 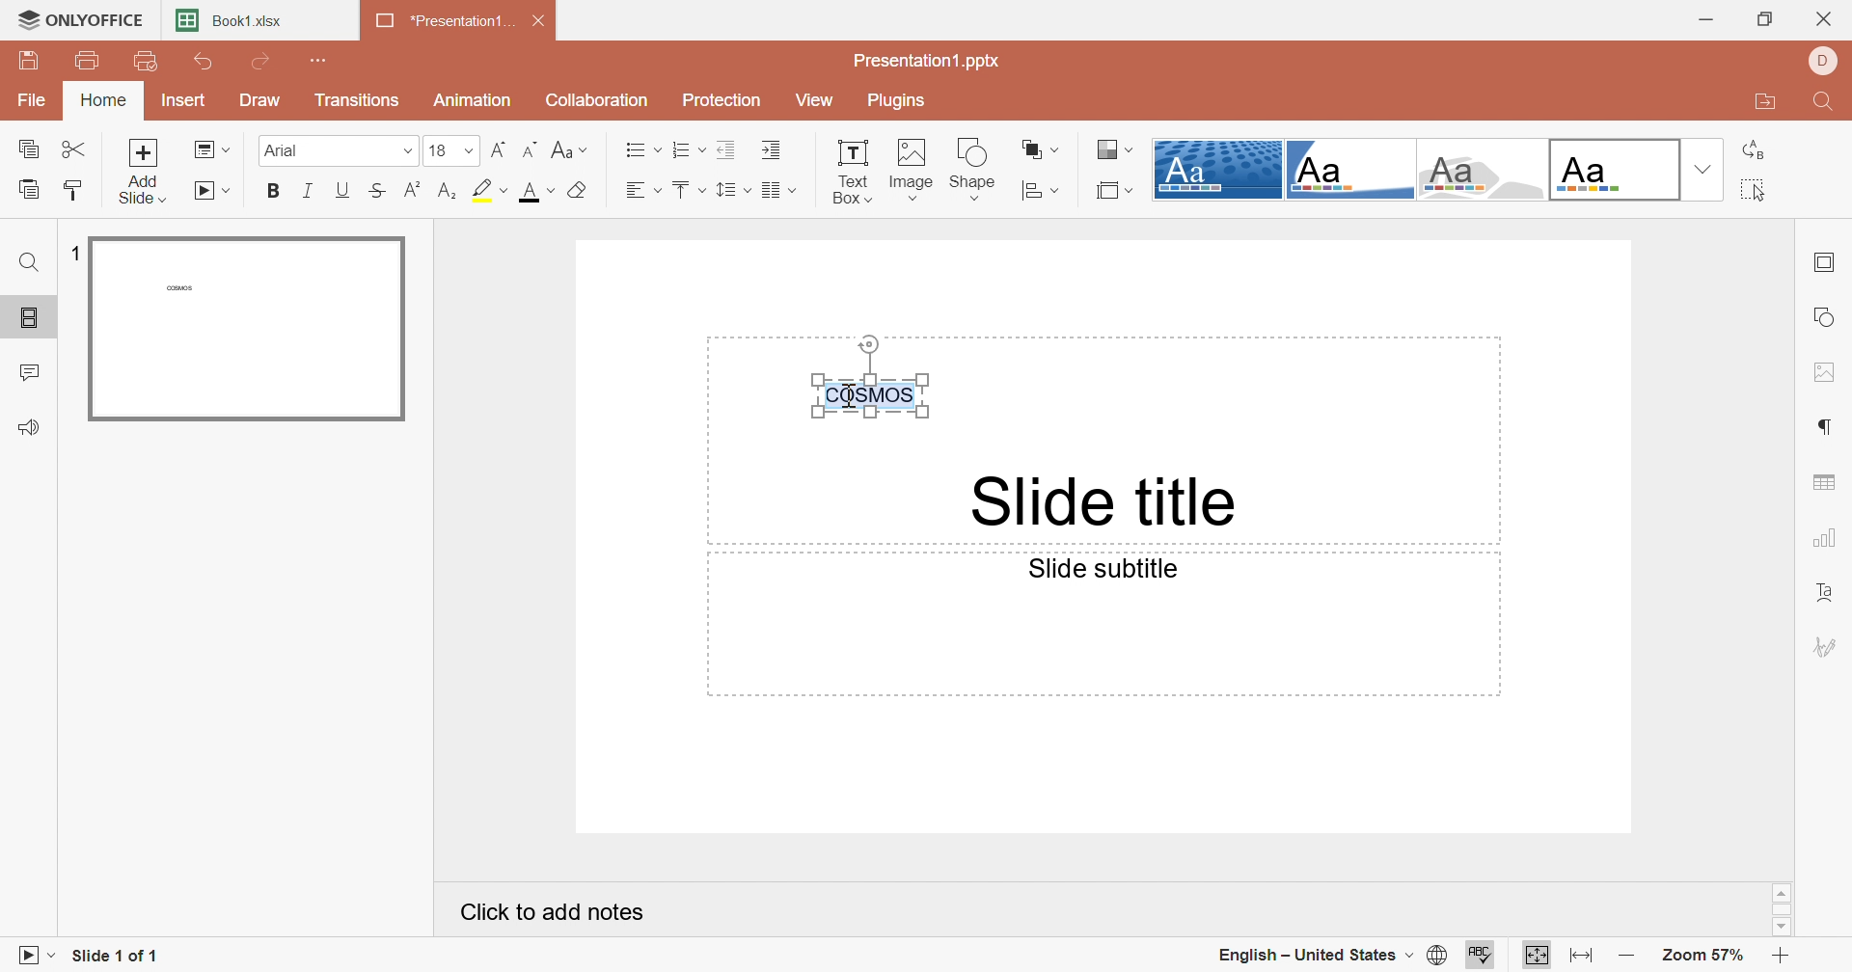 What do you see at coordinates (308, 190) in the screenshot?
I see `Italic` at bounding box center [308, 190].